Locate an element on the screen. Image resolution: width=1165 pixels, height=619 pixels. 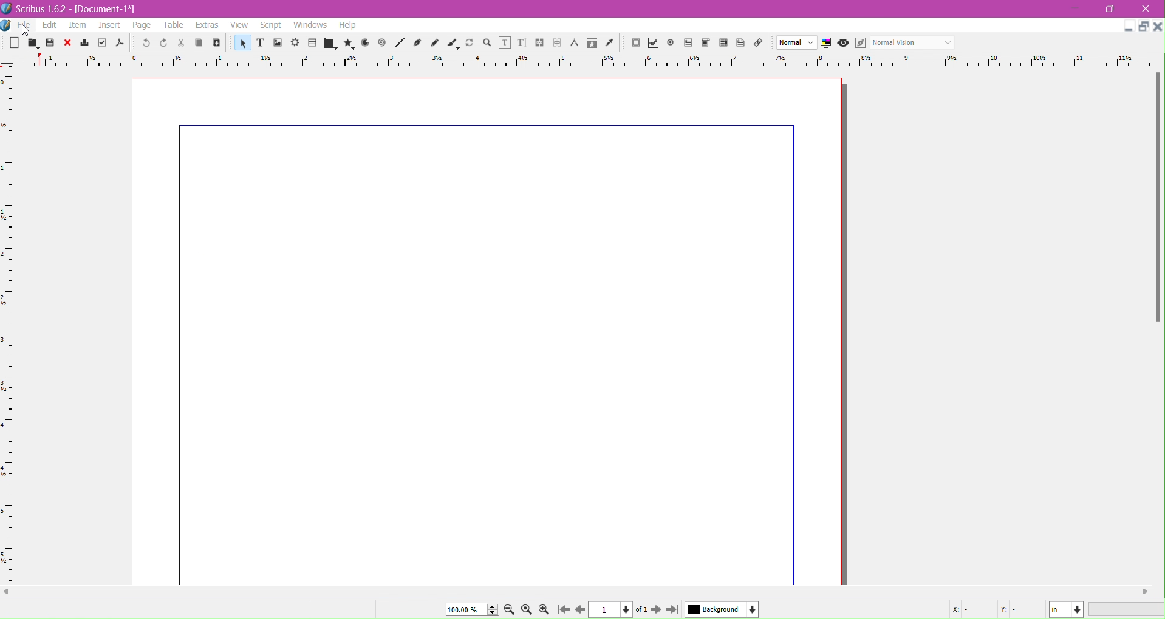
spiral is located at coordinates (382, 43).